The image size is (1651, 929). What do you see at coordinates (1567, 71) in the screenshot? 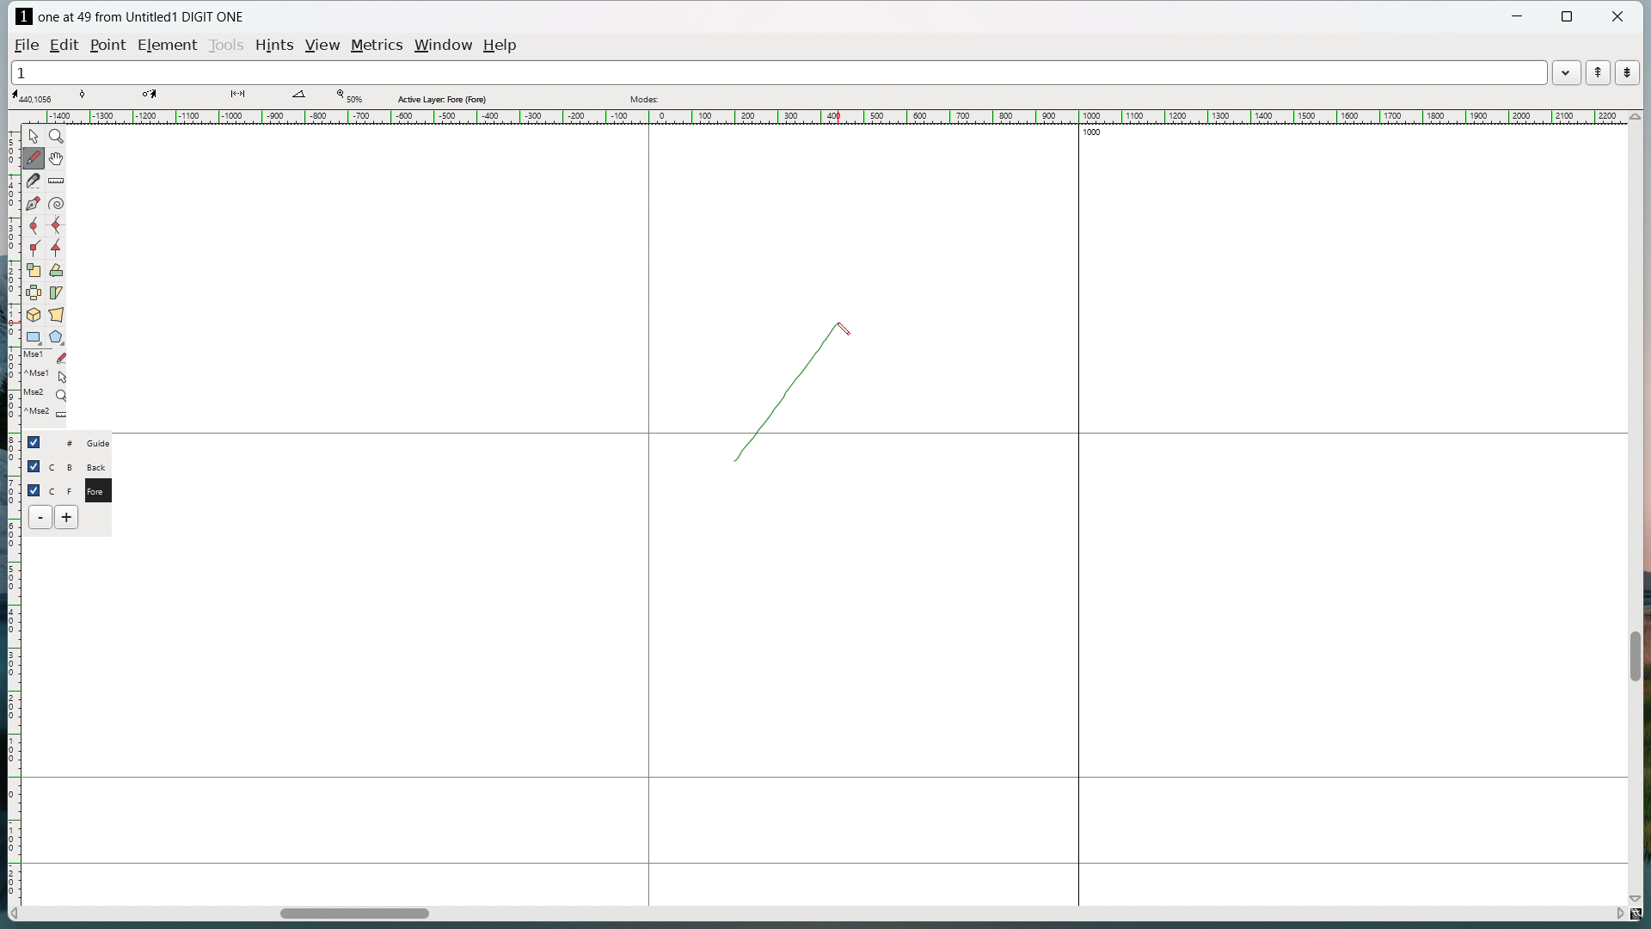
I see `word list` at bounding box center [1567, 71].